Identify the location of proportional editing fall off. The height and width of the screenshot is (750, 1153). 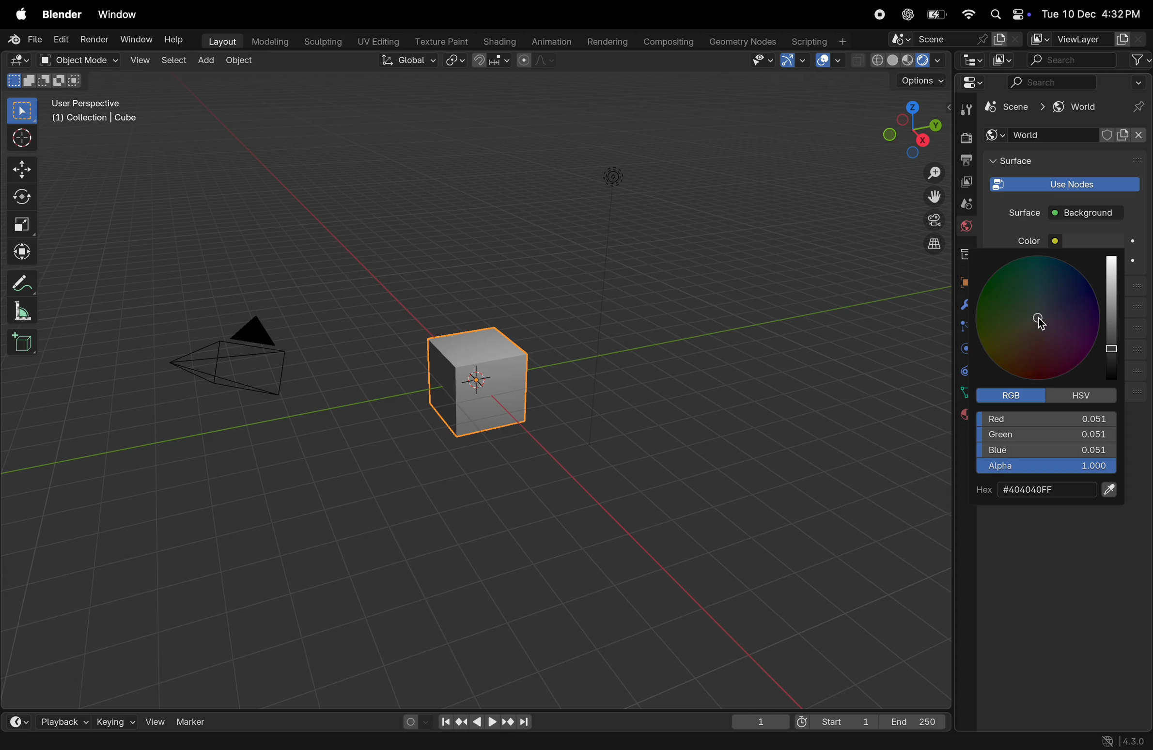
(537, 62).